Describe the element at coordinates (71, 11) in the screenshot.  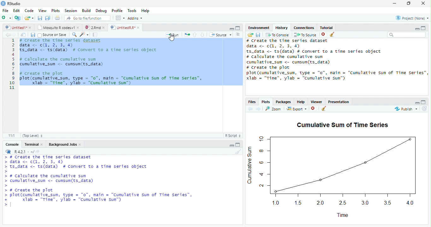
I see `Session` at that location.